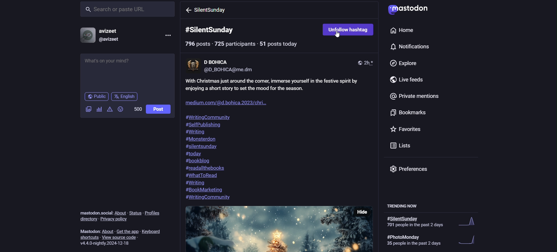 The image size is (557, 252). What do you see at coordinates (167, 35) in the screenshot?
I see `menu` at bounding box center [167, 35].